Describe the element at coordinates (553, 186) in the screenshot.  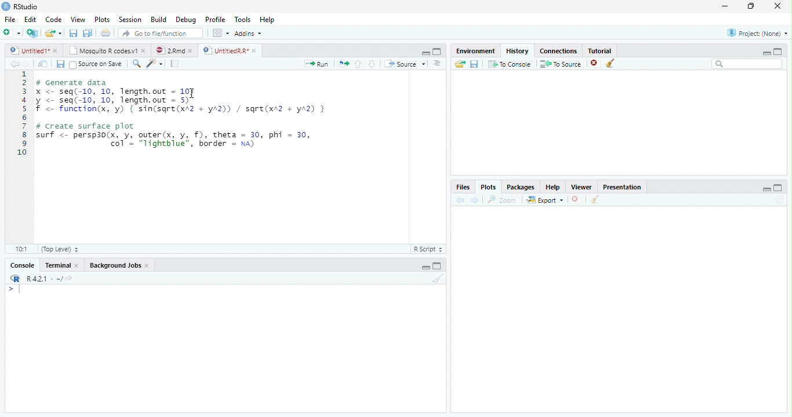
I see `Help` at that location.